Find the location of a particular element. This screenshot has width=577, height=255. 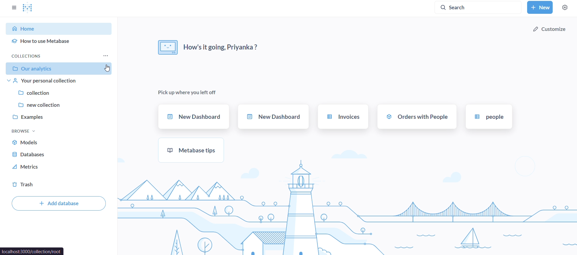

how to use metabase is located at coordinates (62, 40).